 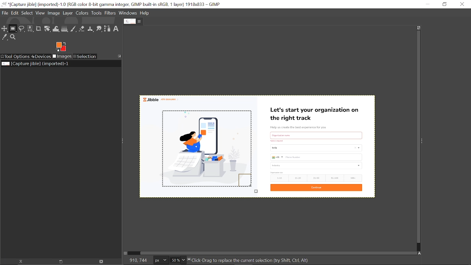 What do you see at coordinates (316, 178) in the screenshot?
I see `21-50` at bounding box center [316, 178].